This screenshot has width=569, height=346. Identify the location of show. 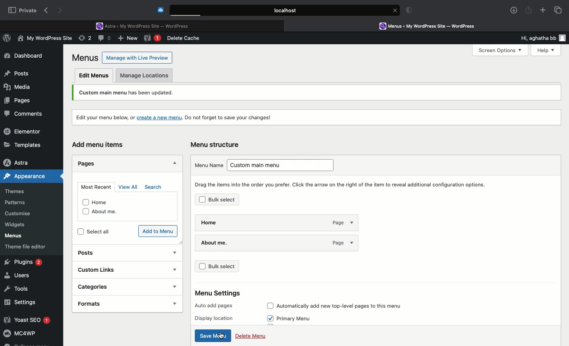
(171, 268).